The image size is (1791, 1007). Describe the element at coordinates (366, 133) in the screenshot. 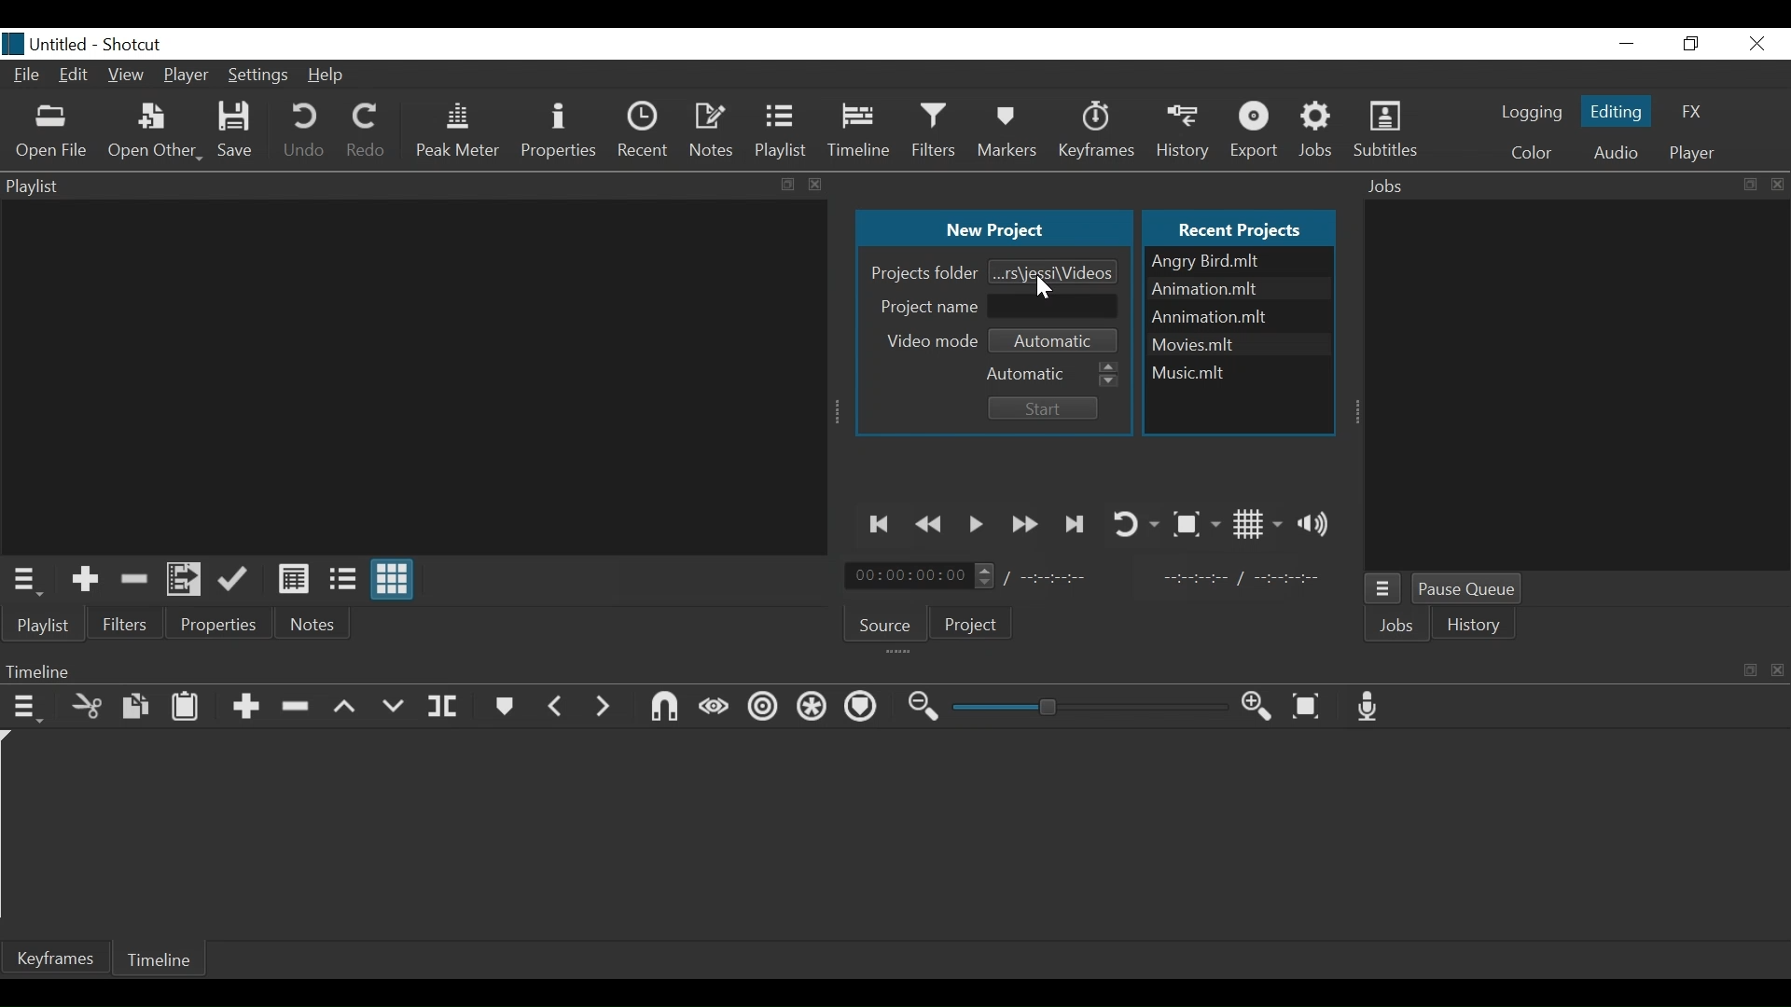

I see `Redo` at that location.